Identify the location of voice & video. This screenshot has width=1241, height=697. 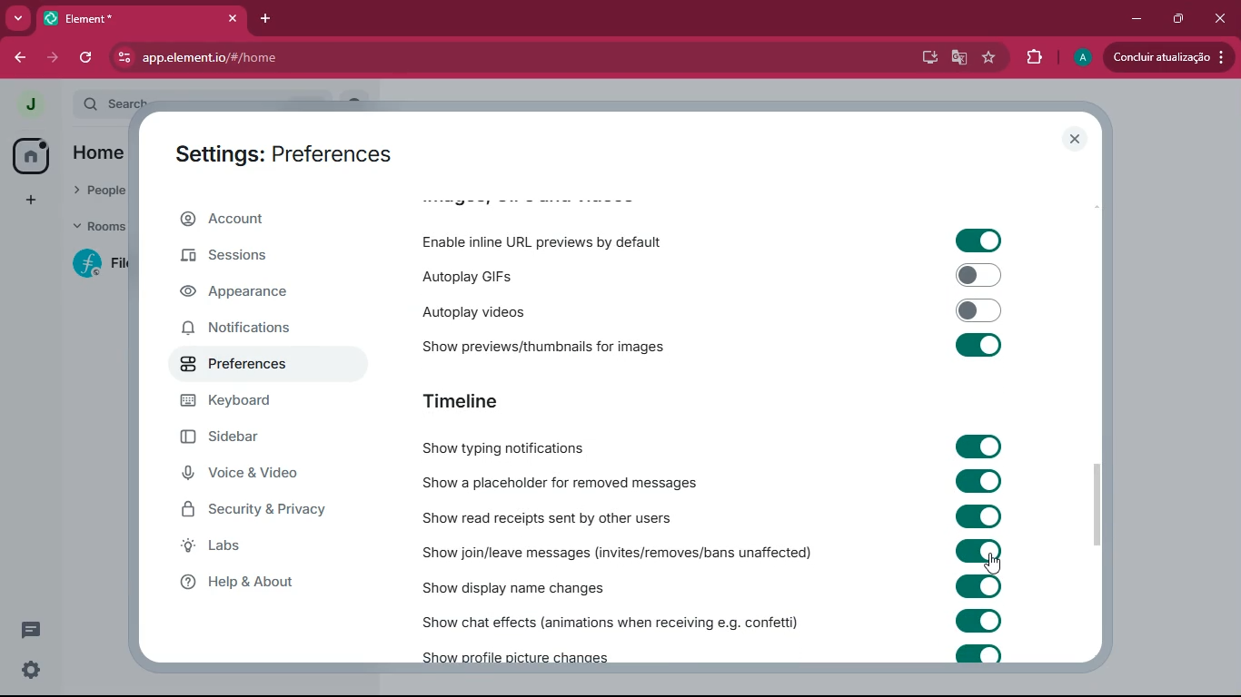
(245, 476).